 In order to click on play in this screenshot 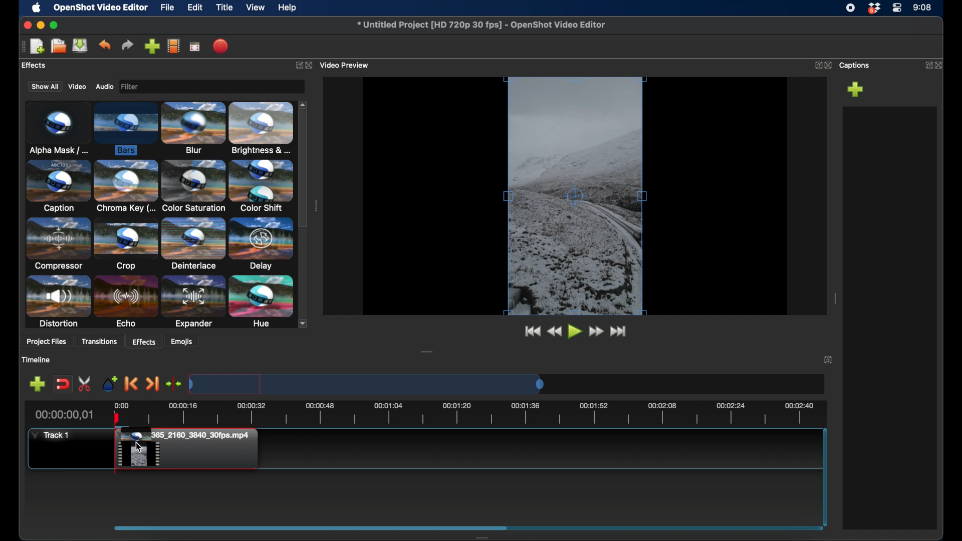, I will do `click(574, 331)`.